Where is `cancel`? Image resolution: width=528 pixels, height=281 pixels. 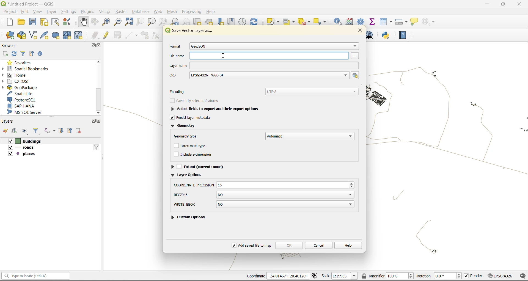
cancel is located at coordinates (318, 245).